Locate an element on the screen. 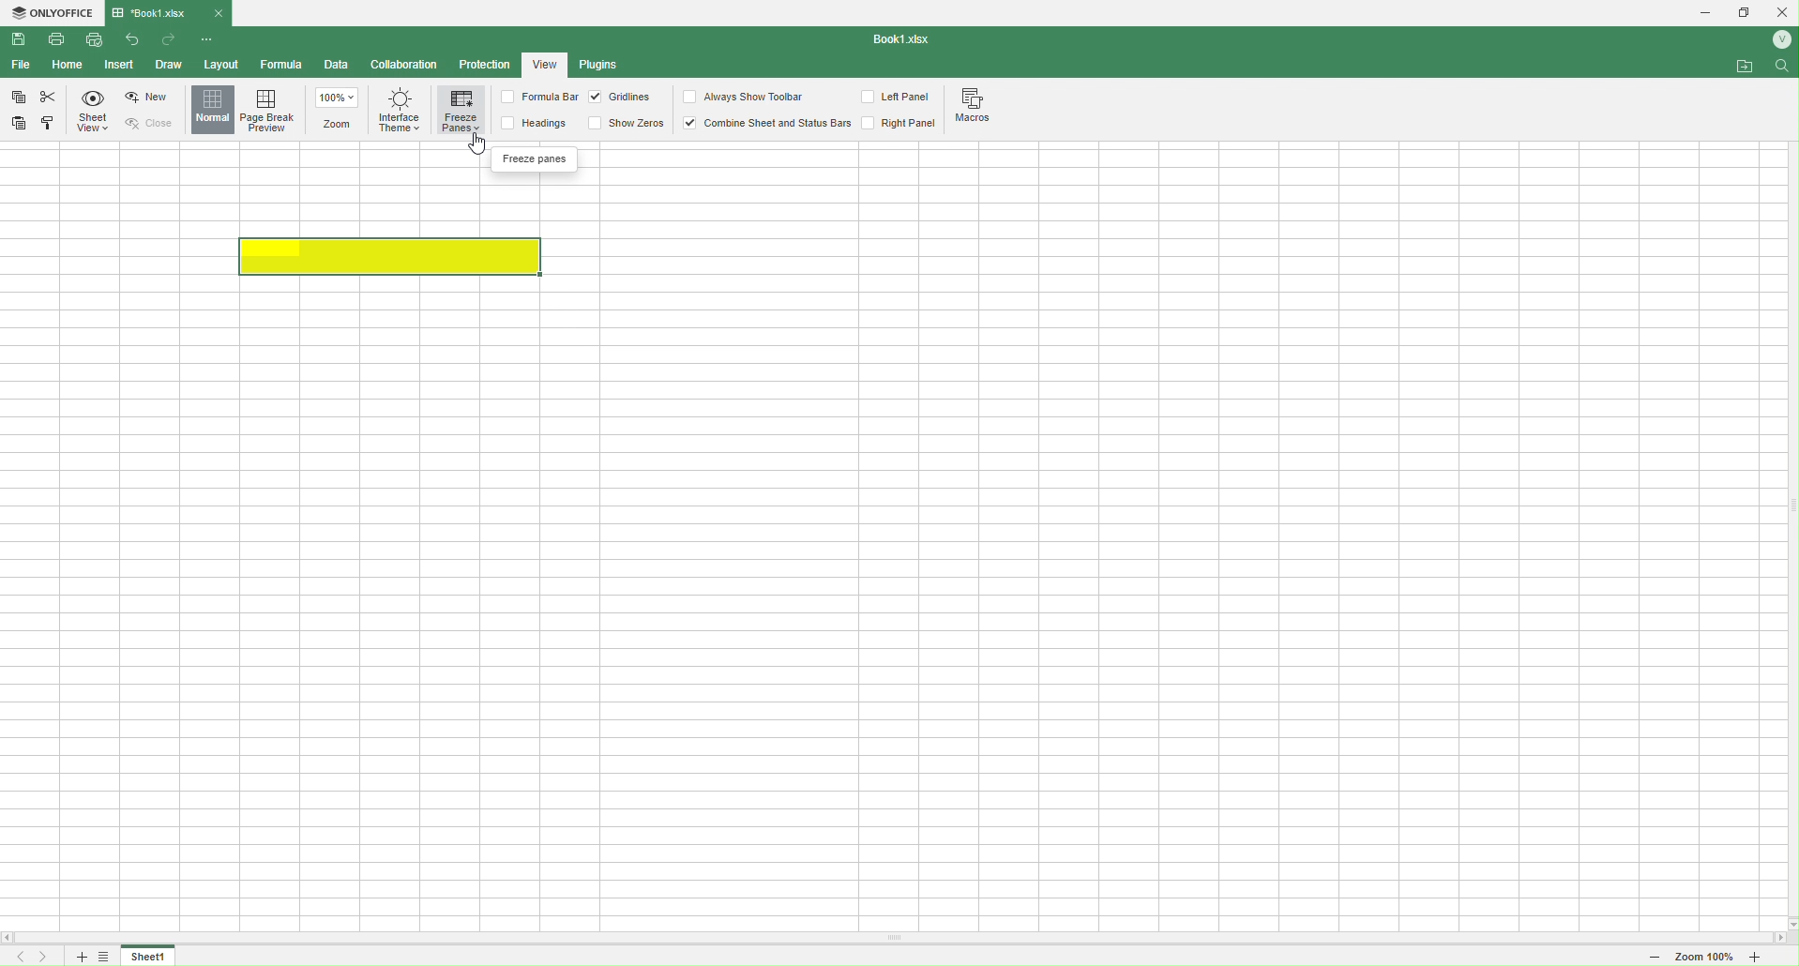  Book1.xlsx is located at coordinates (158, 12).